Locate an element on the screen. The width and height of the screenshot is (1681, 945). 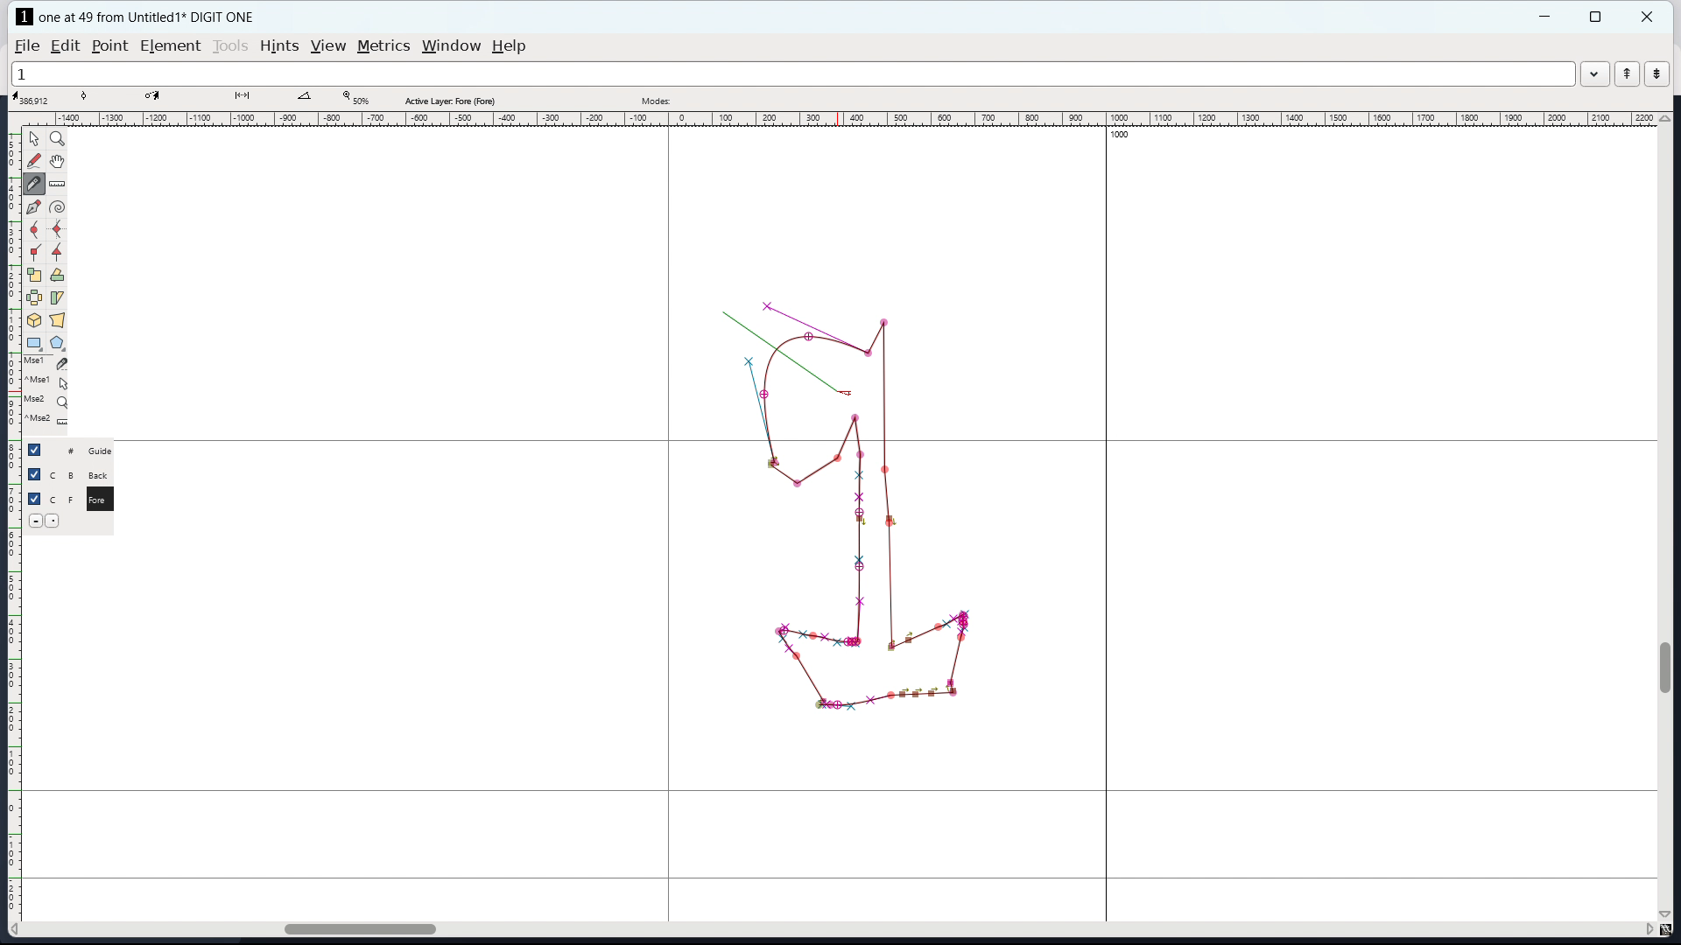
flip selection is located at coordinates (33, 297).